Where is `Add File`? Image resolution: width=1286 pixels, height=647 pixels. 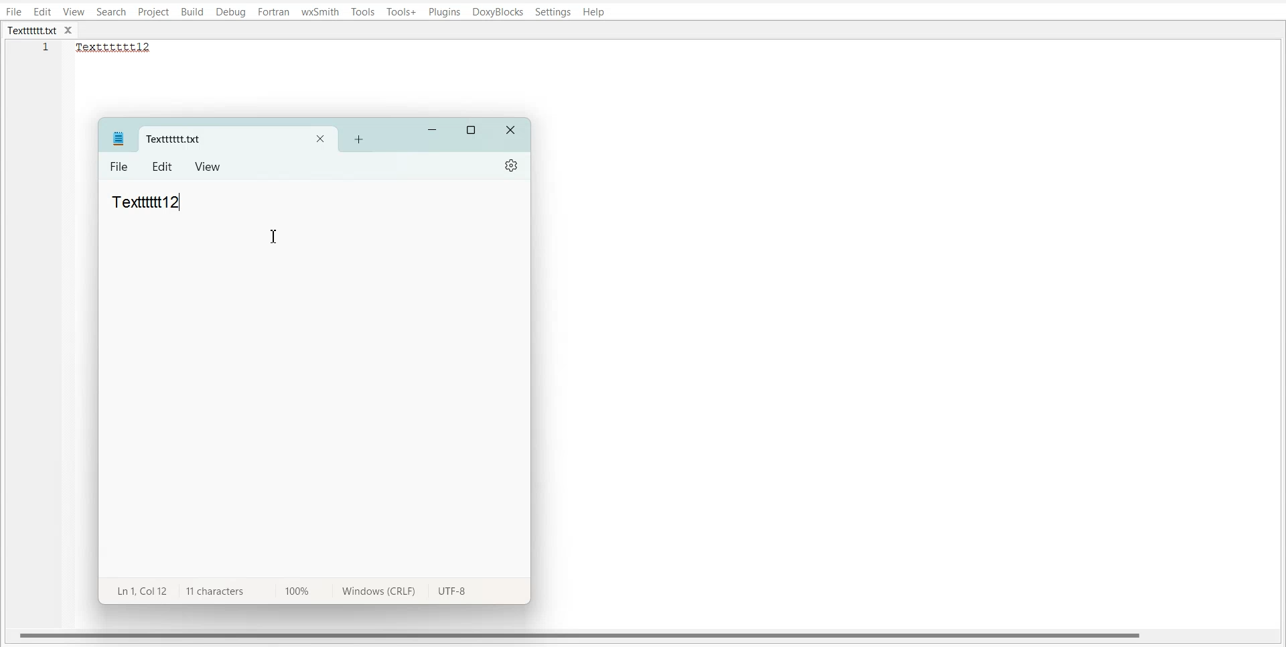 Add File is located at coordinates (358, 139).